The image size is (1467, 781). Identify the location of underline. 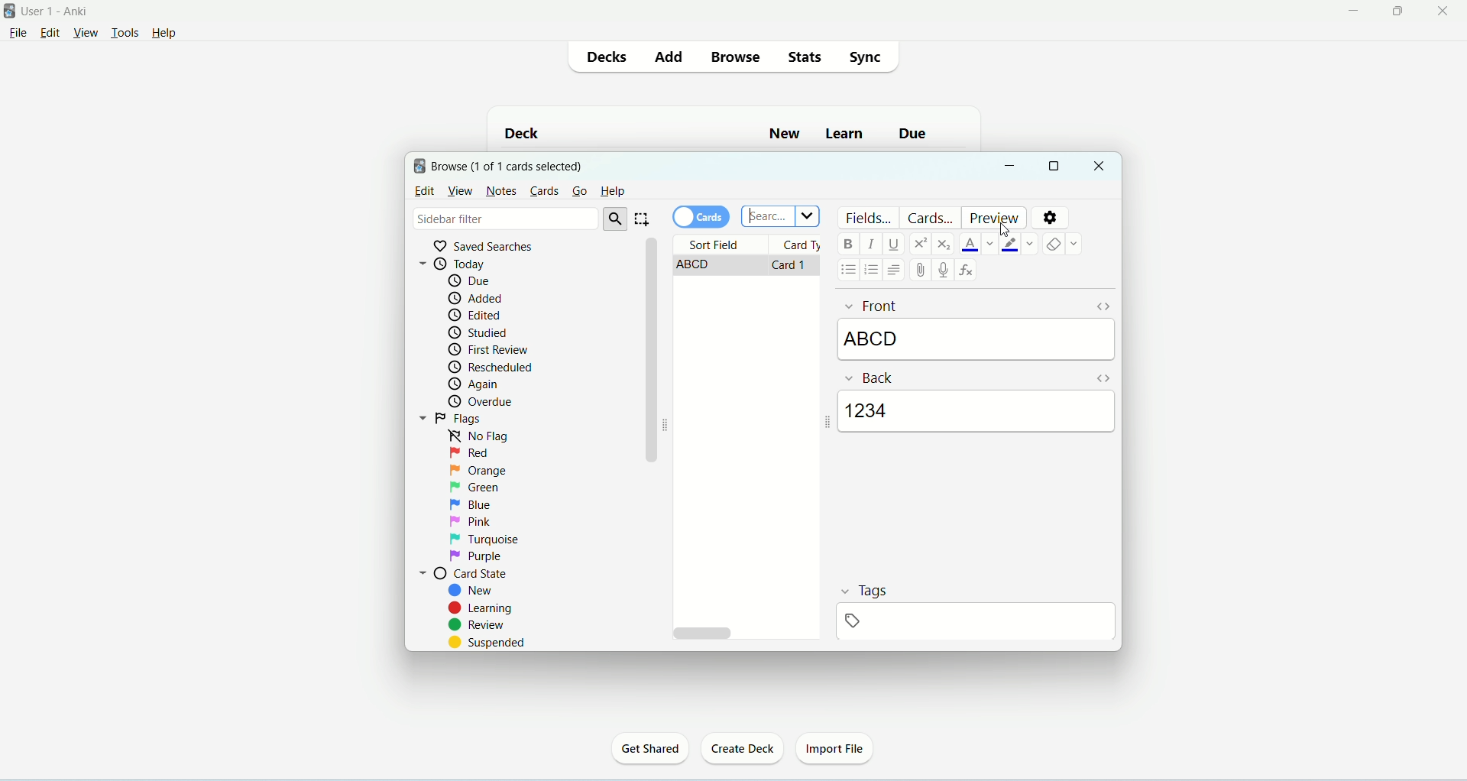
(896, 244).